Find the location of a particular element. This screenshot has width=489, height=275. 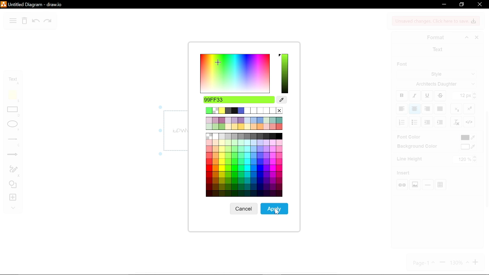

close is located at coordinates (479, 4).